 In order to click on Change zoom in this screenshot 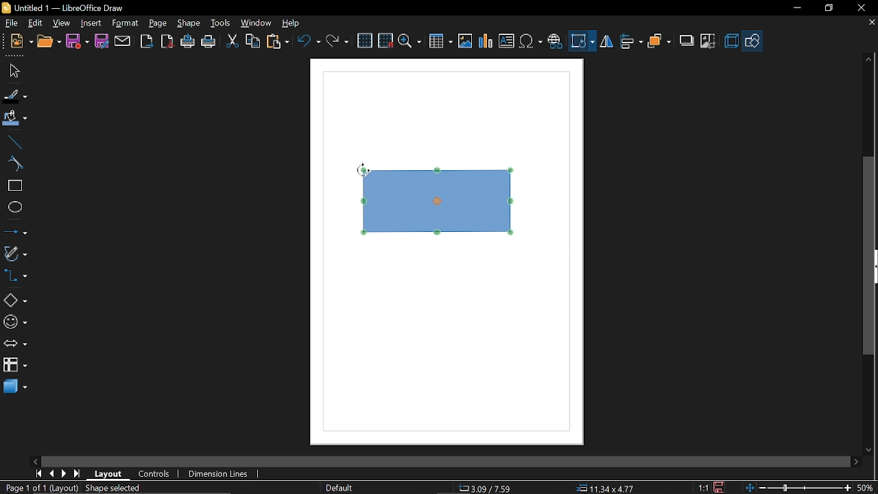, I will do `click(796, 487)`.